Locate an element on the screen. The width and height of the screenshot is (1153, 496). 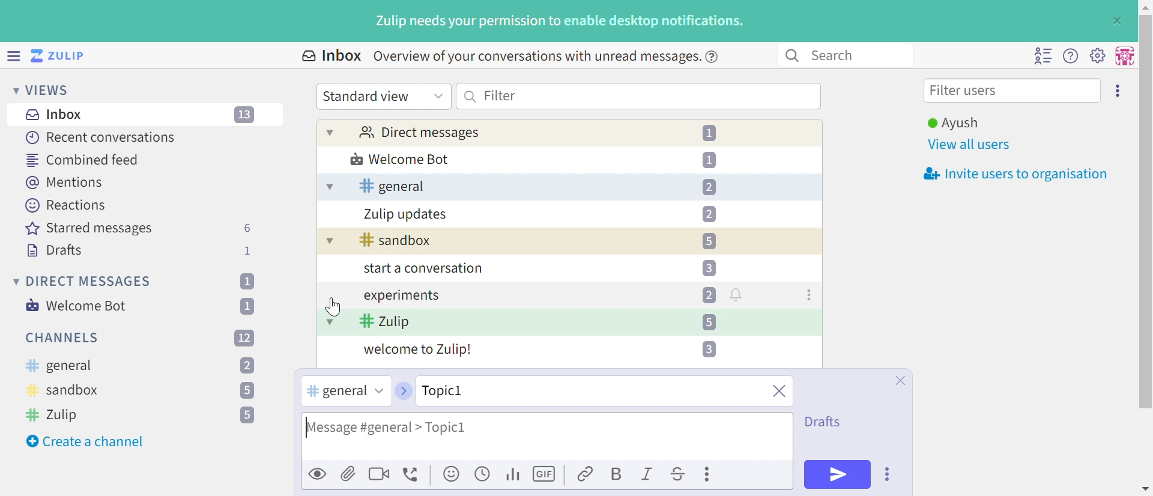
13 is located at coordinates (246, 115).